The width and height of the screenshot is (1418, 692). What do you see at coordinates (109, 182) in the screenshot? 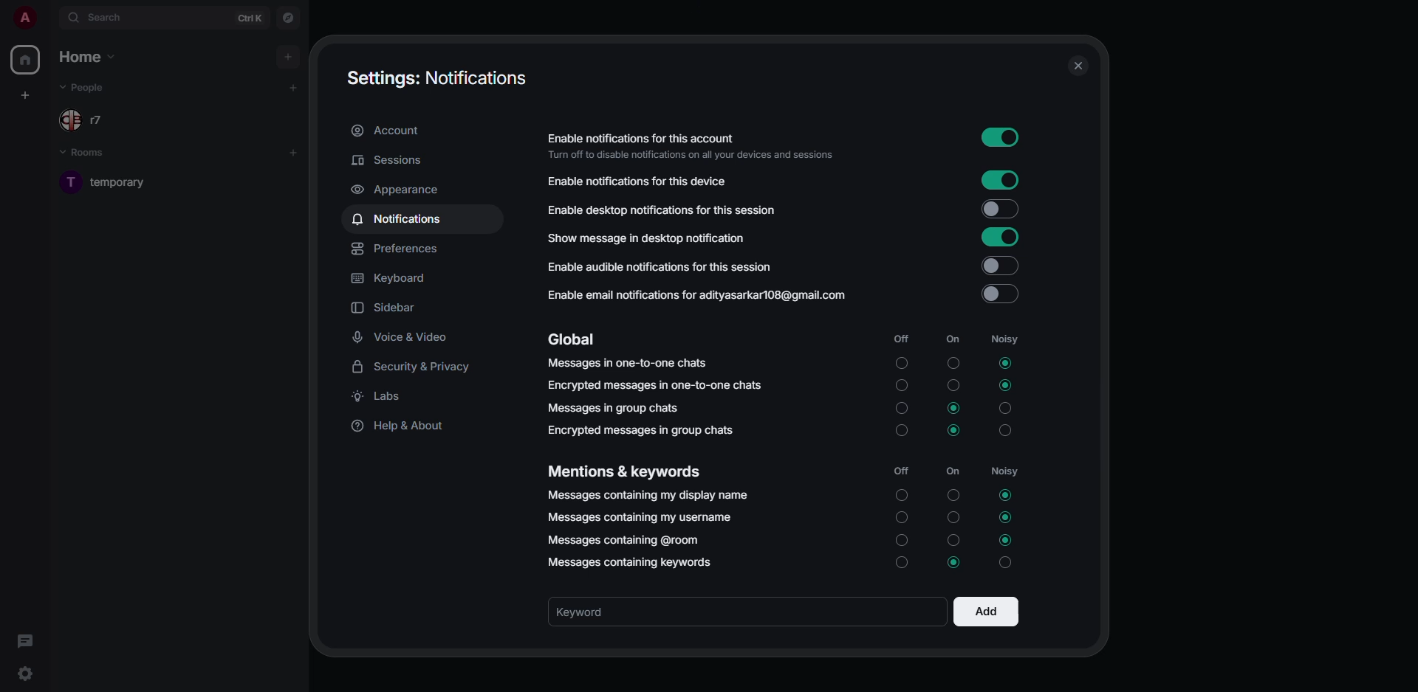
I see `room` at bounding box center [109, 182].